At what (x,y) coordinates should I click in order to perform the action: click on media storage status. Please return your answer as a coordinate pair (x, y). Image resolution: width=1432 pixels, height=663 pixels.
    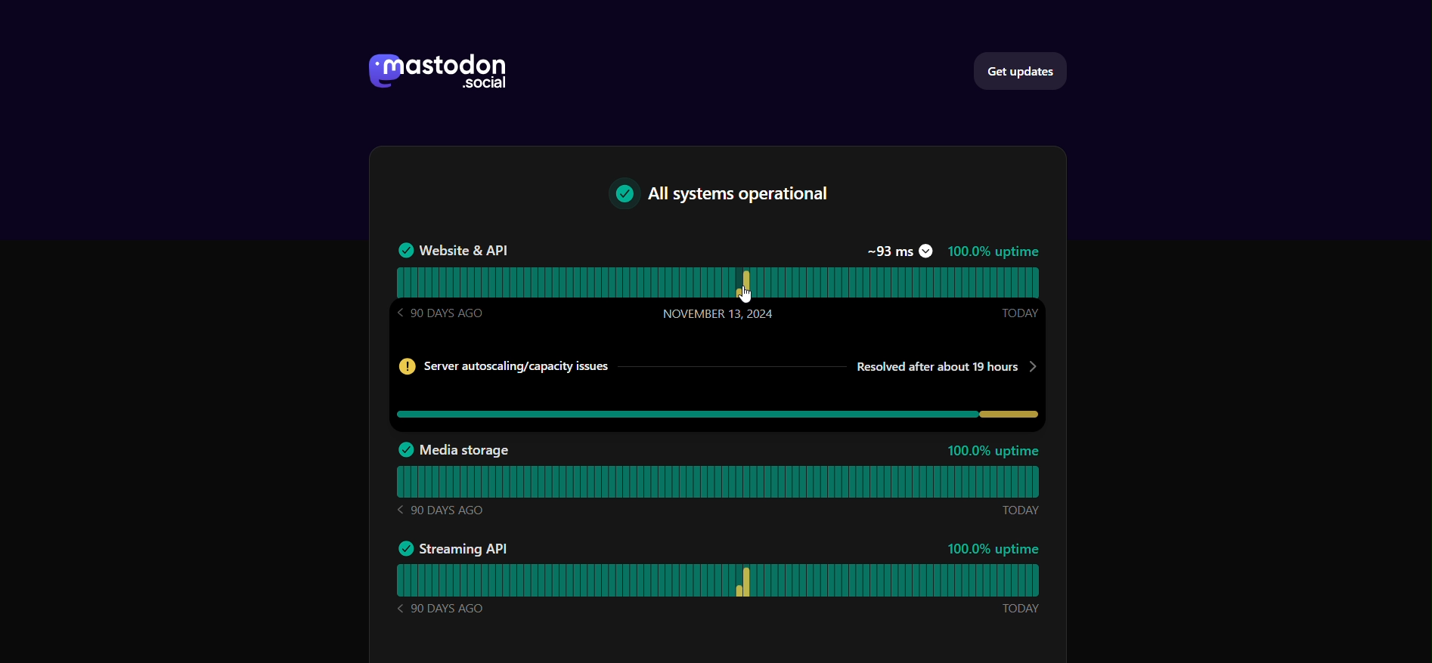
    Looking at the image, I should click on (724, 481).